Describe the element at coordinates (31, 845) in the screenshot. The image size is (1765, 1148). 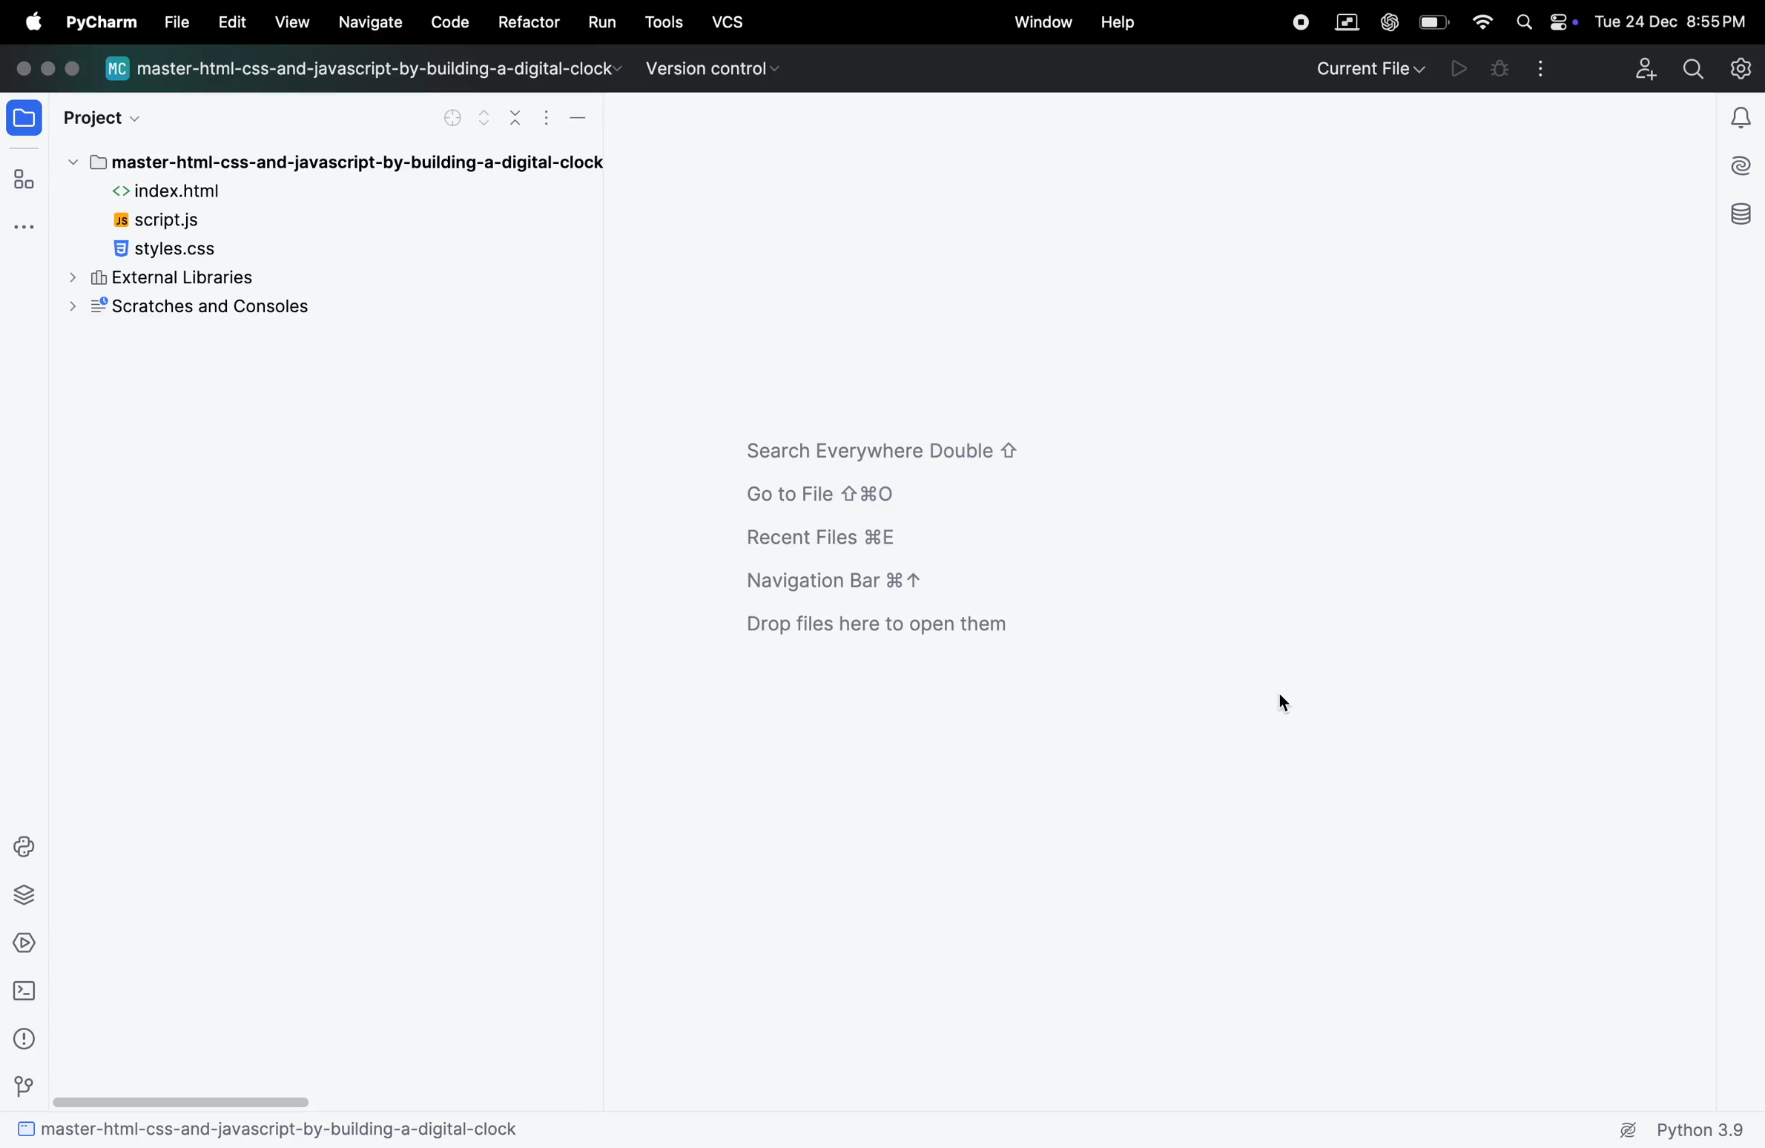
I see `python console` at that location.